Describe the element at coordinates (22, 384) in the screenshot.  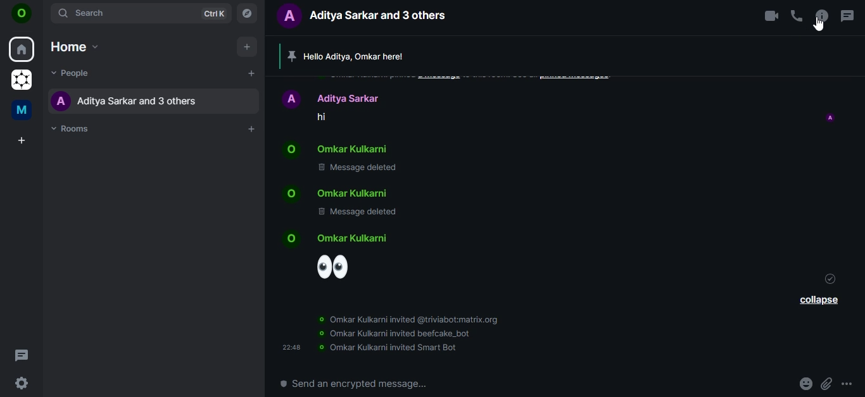
I see `quick settings` at that location.